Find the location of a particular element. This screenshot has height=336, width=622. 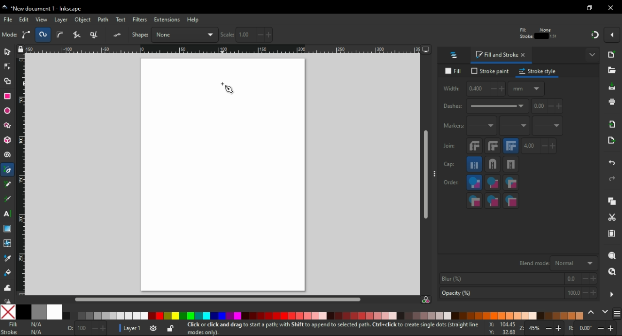

join is located at coordinates (449, 146).